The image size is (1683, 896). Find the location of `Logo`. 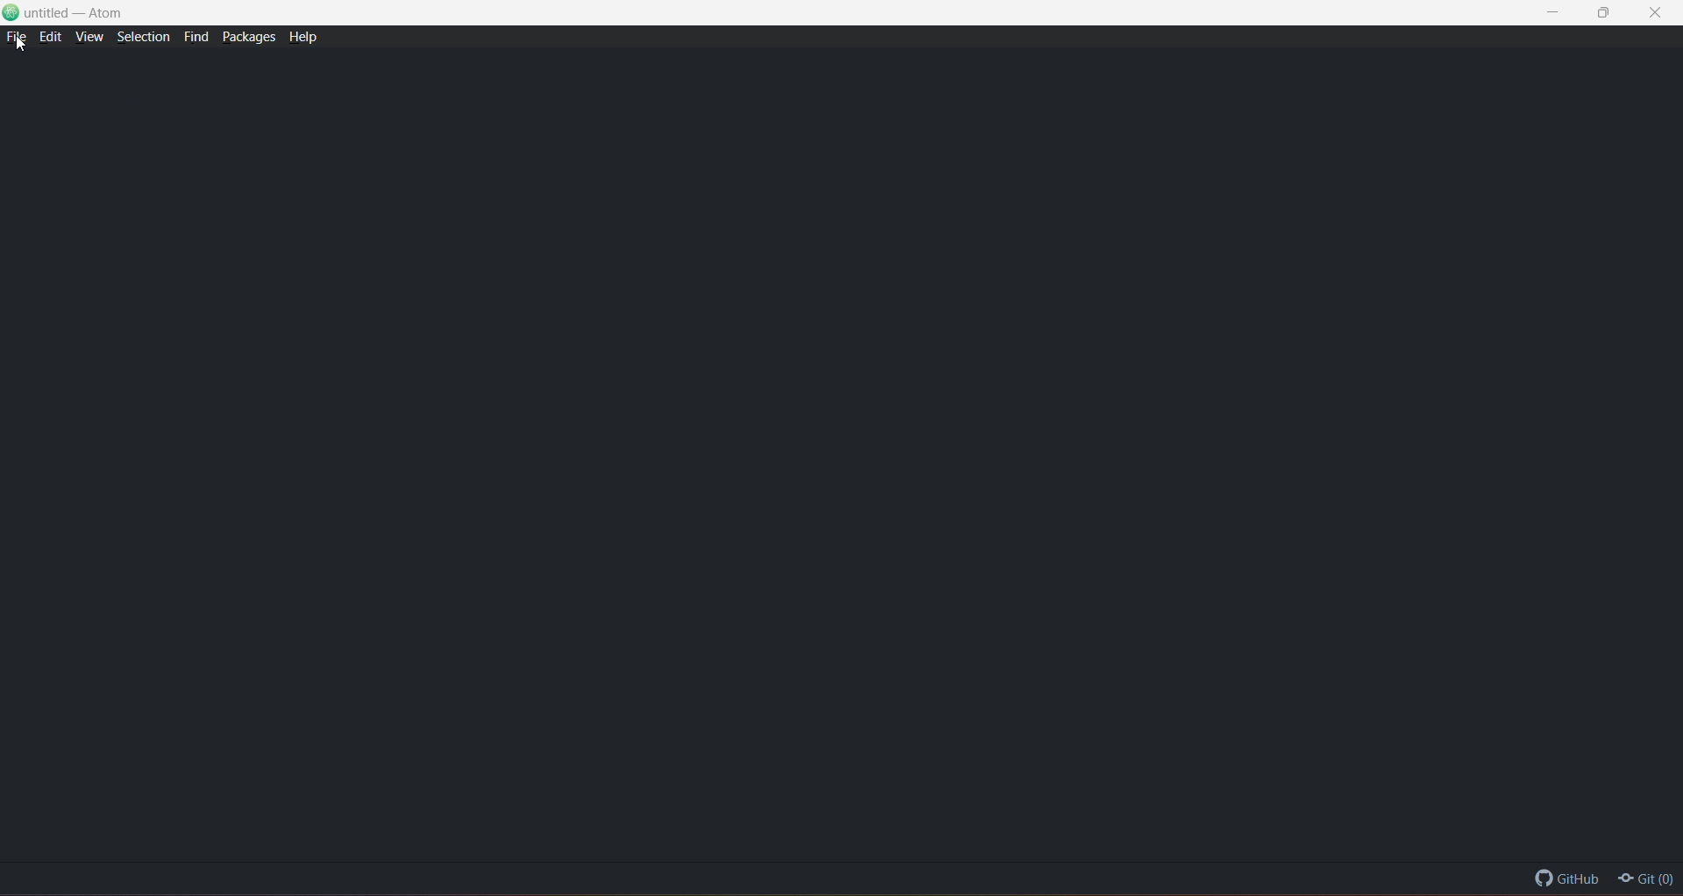

Logo is located at coordinates (11, 12).